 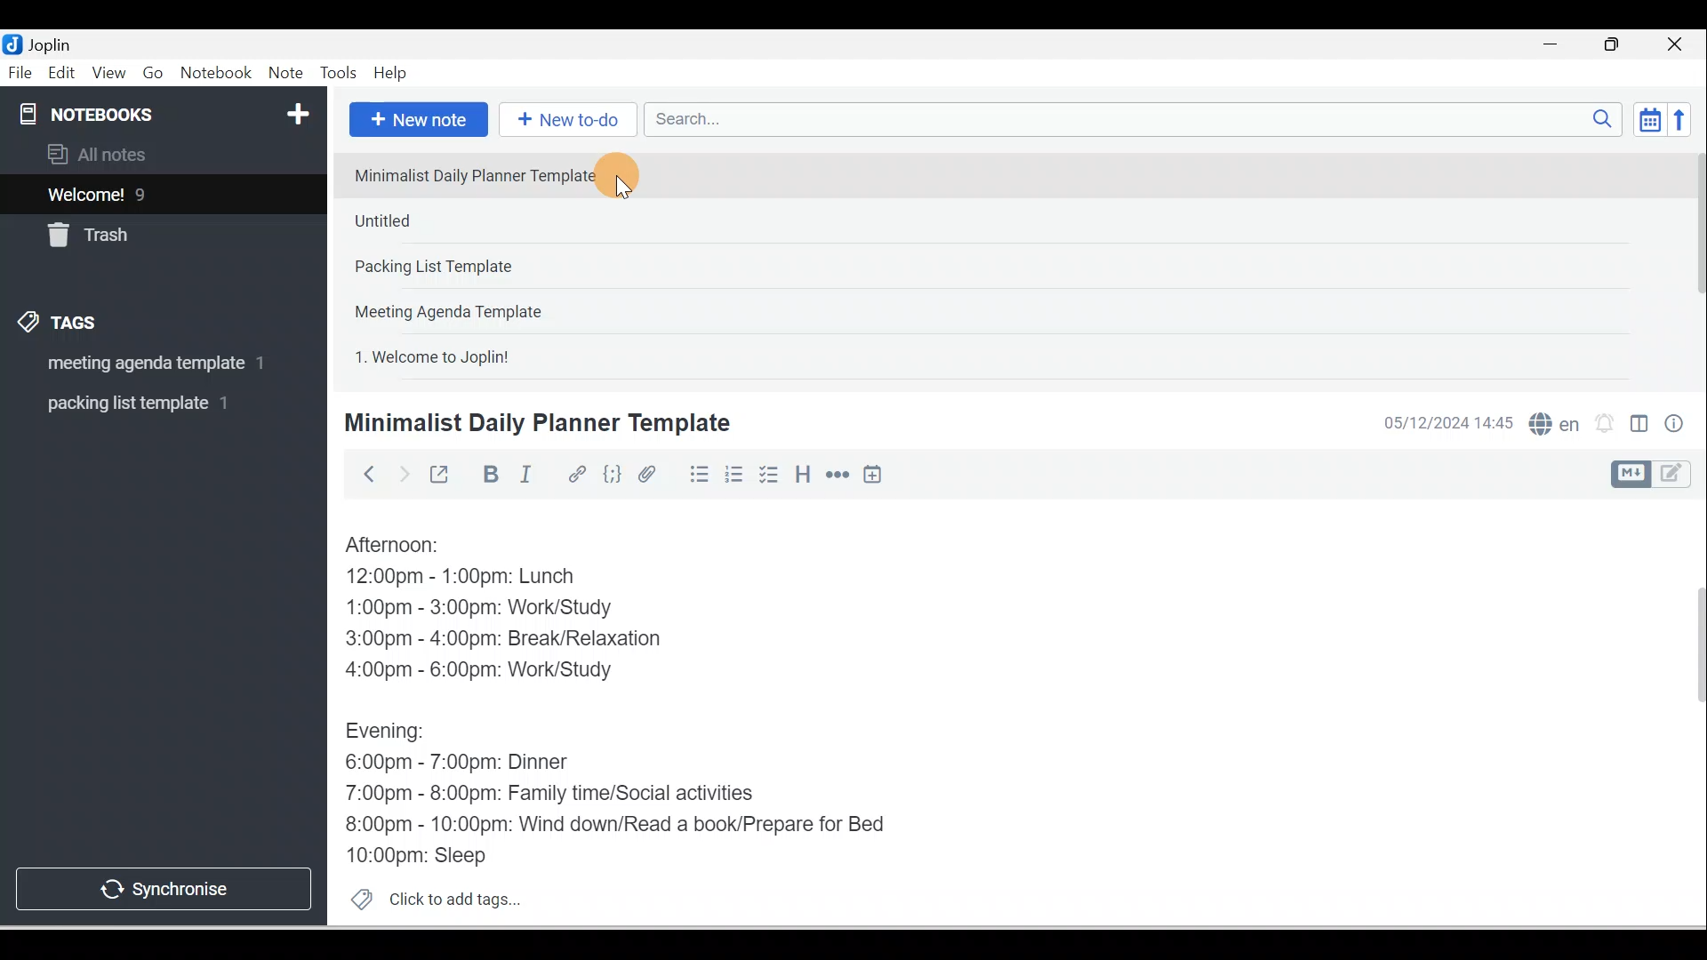 What do you see at coordinates (1445, 423) in the screenshot?
I see `Date & time` at bounding box center [1445, 423].